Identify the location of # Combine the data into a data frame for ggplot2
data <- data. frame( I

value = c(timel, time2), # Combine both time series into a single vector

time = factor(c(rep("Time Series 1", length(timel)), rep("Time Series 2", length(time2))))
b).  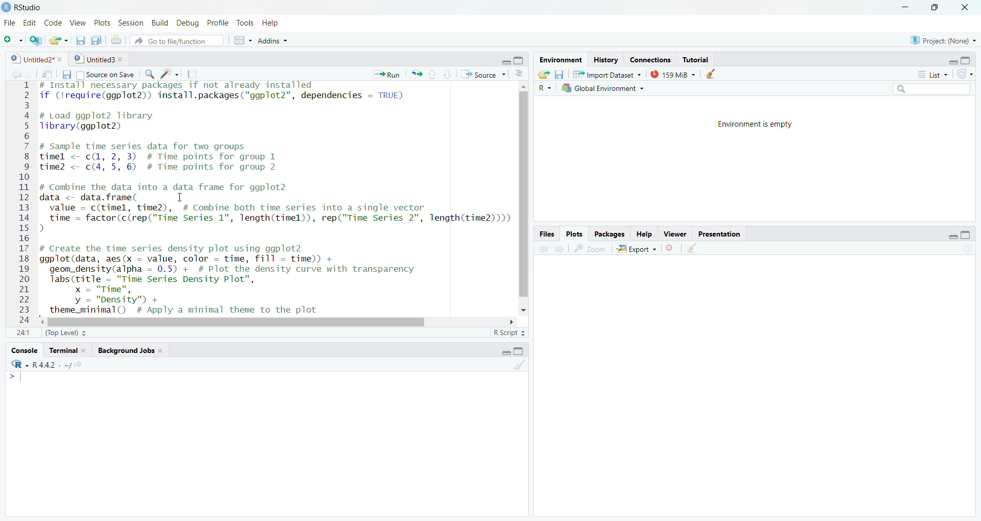
(275, 208).